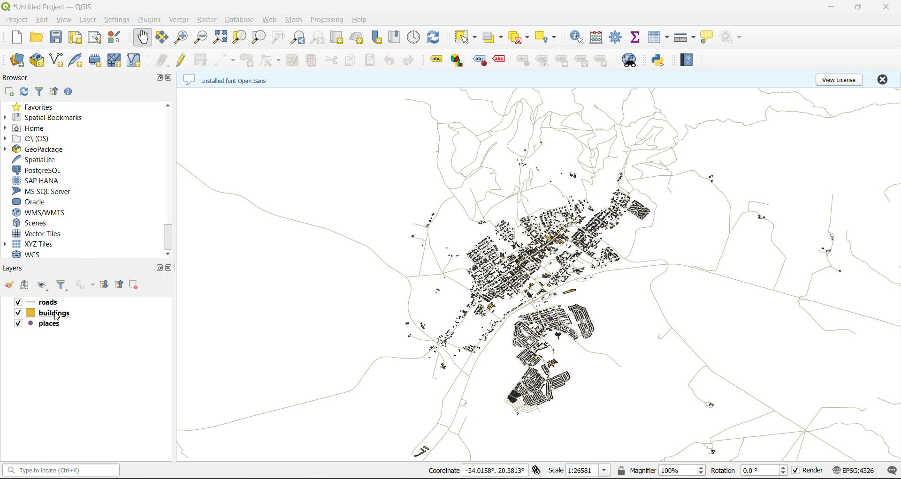  I want to click on new geopackage, so click(38, 60).